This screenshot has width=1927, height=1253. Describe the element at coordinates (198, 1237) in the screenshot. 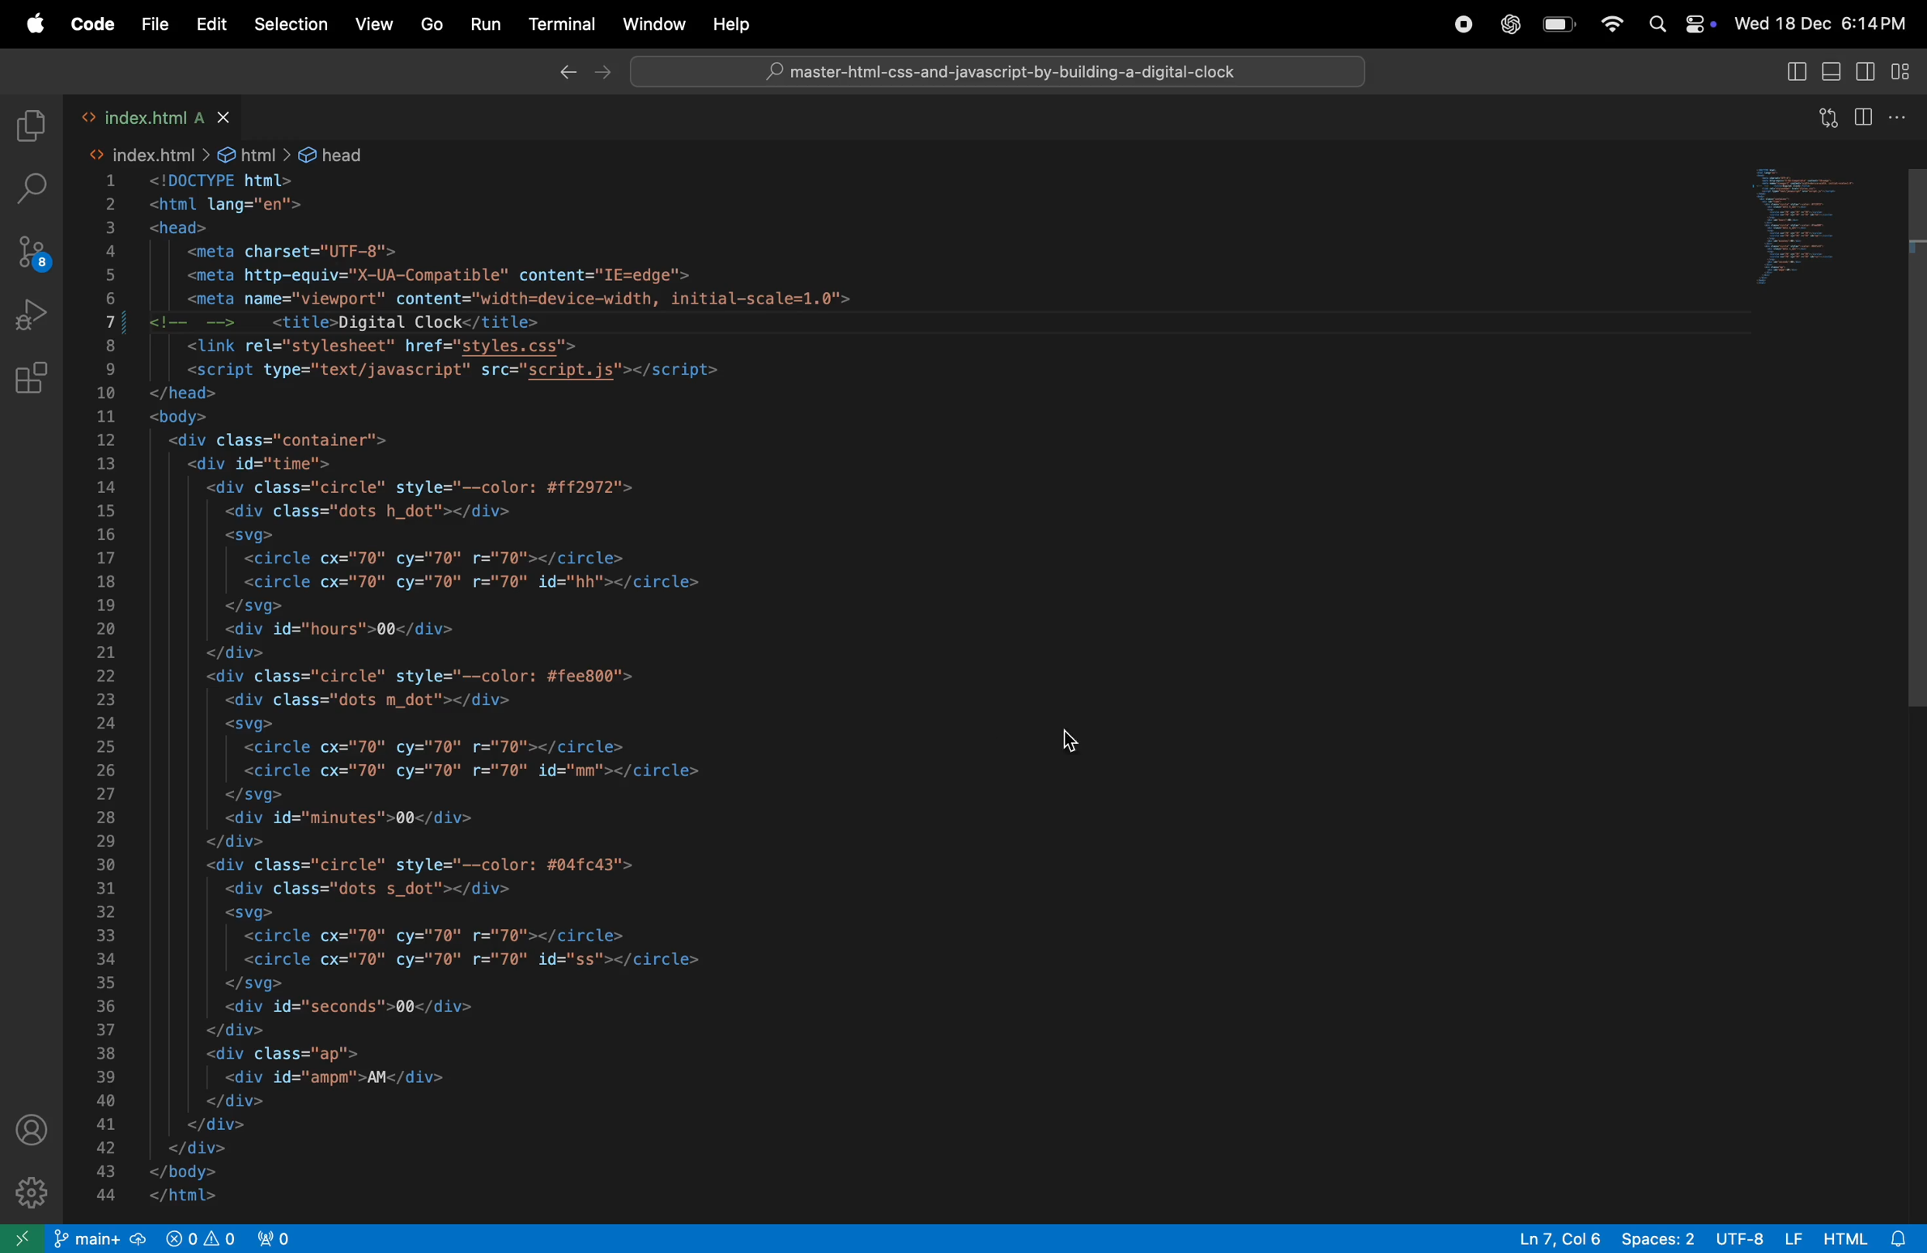

I see `no problems` at that location.